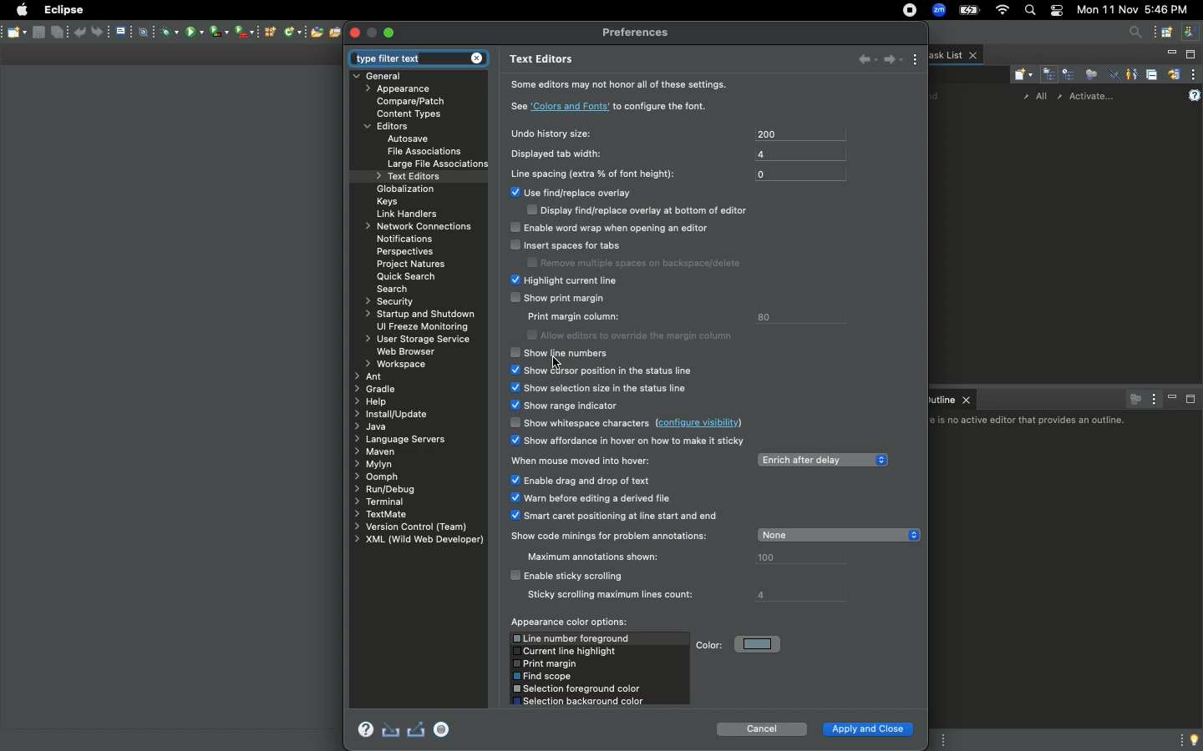 The width and height of the screenshot is (1203, 751). I want to click on File associations, so click(424, 151).